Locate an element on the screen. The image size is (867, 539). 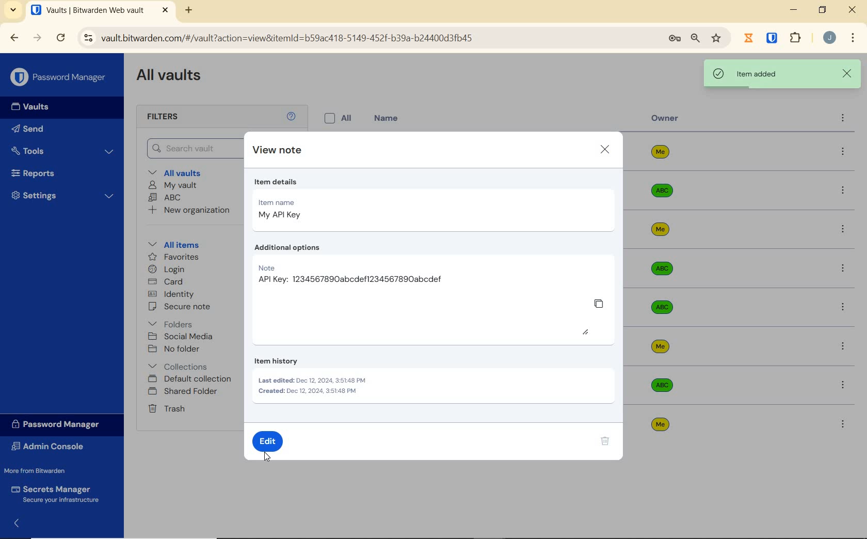
Account is located at coordinates (830, 39).